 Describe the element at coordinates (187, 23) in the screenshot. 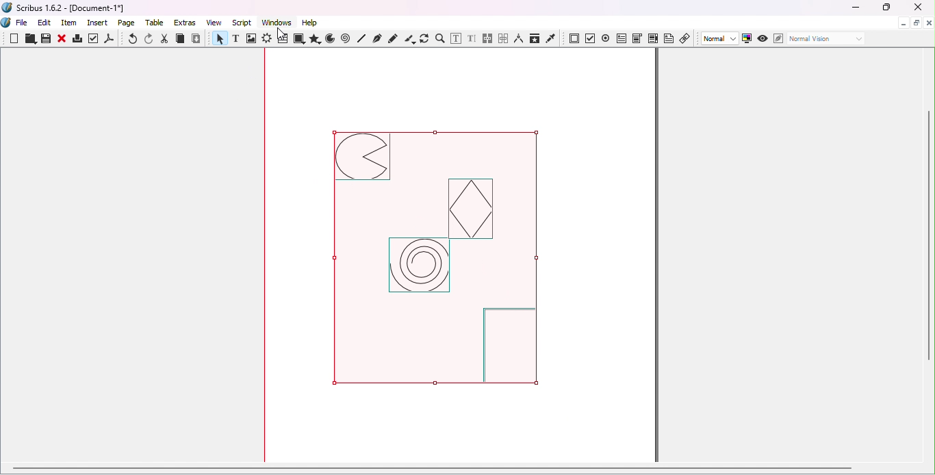

I see `Extras` at that location.